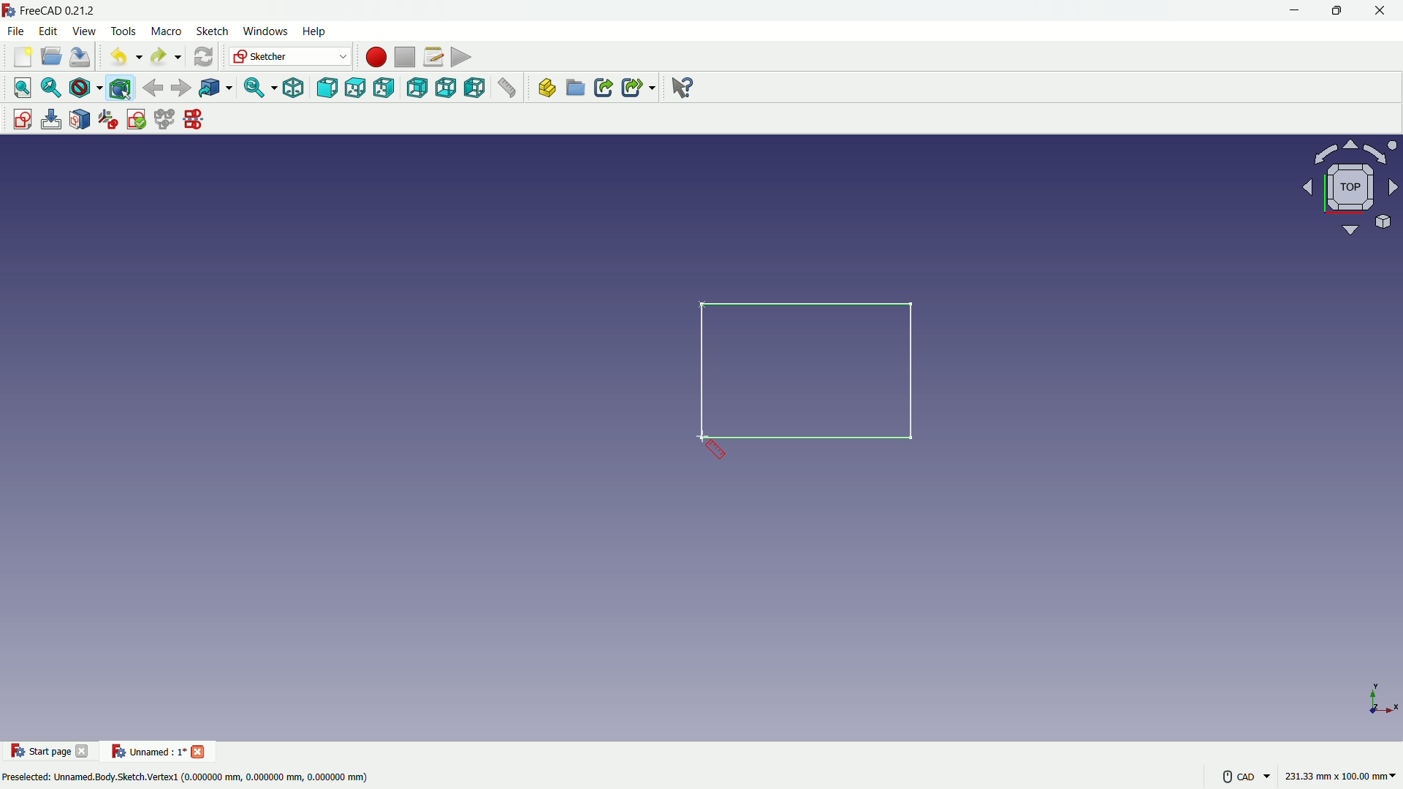 The height and width of the screenshot is (789, 1403). What do you see at coordinates (20, 60) in the screenshot?
I see `new file` at bounding box center [20, 60].